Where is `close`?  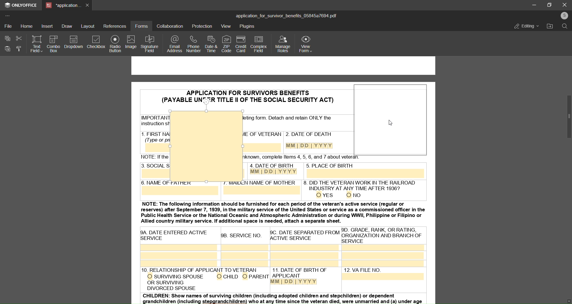
close is located at coordinates (565, 4).